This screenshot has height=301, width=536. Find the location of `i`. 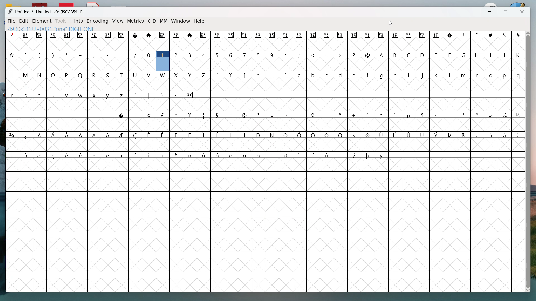

i is located at coordinates (410, 75).